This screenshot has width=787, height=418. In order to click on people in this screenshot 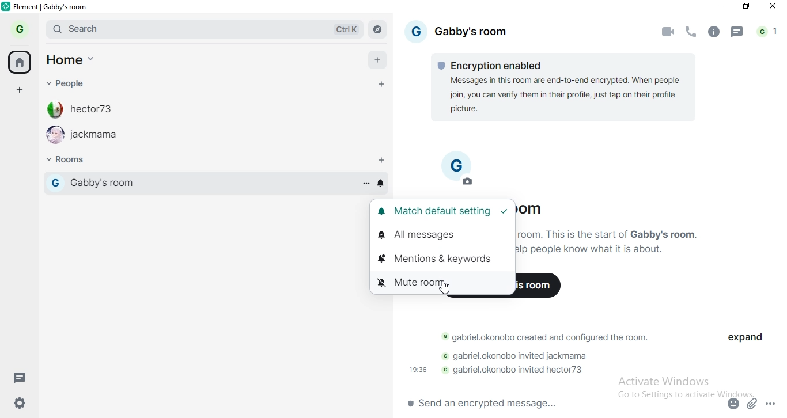, I will do `click(69, 85)`.